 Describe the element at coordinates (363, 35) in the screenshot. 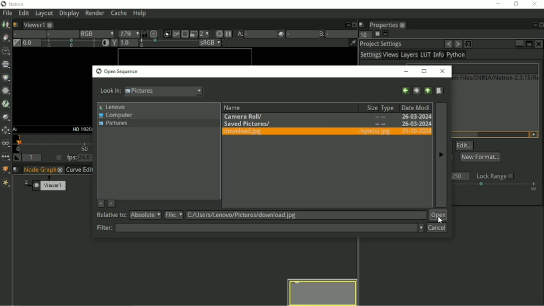

I see `Maximum number of panels` at that location.